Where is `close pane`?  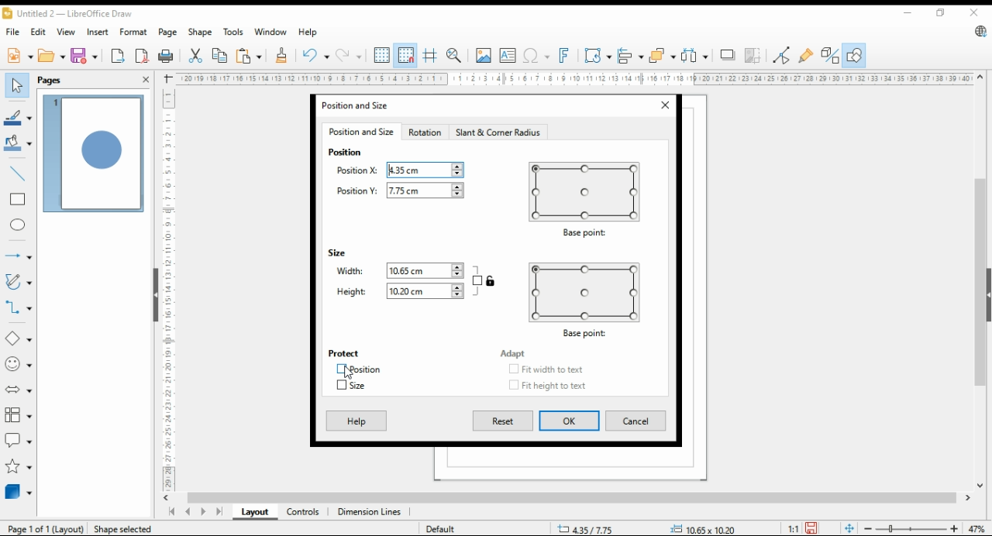
close pane is located at coordinates (146, 79).